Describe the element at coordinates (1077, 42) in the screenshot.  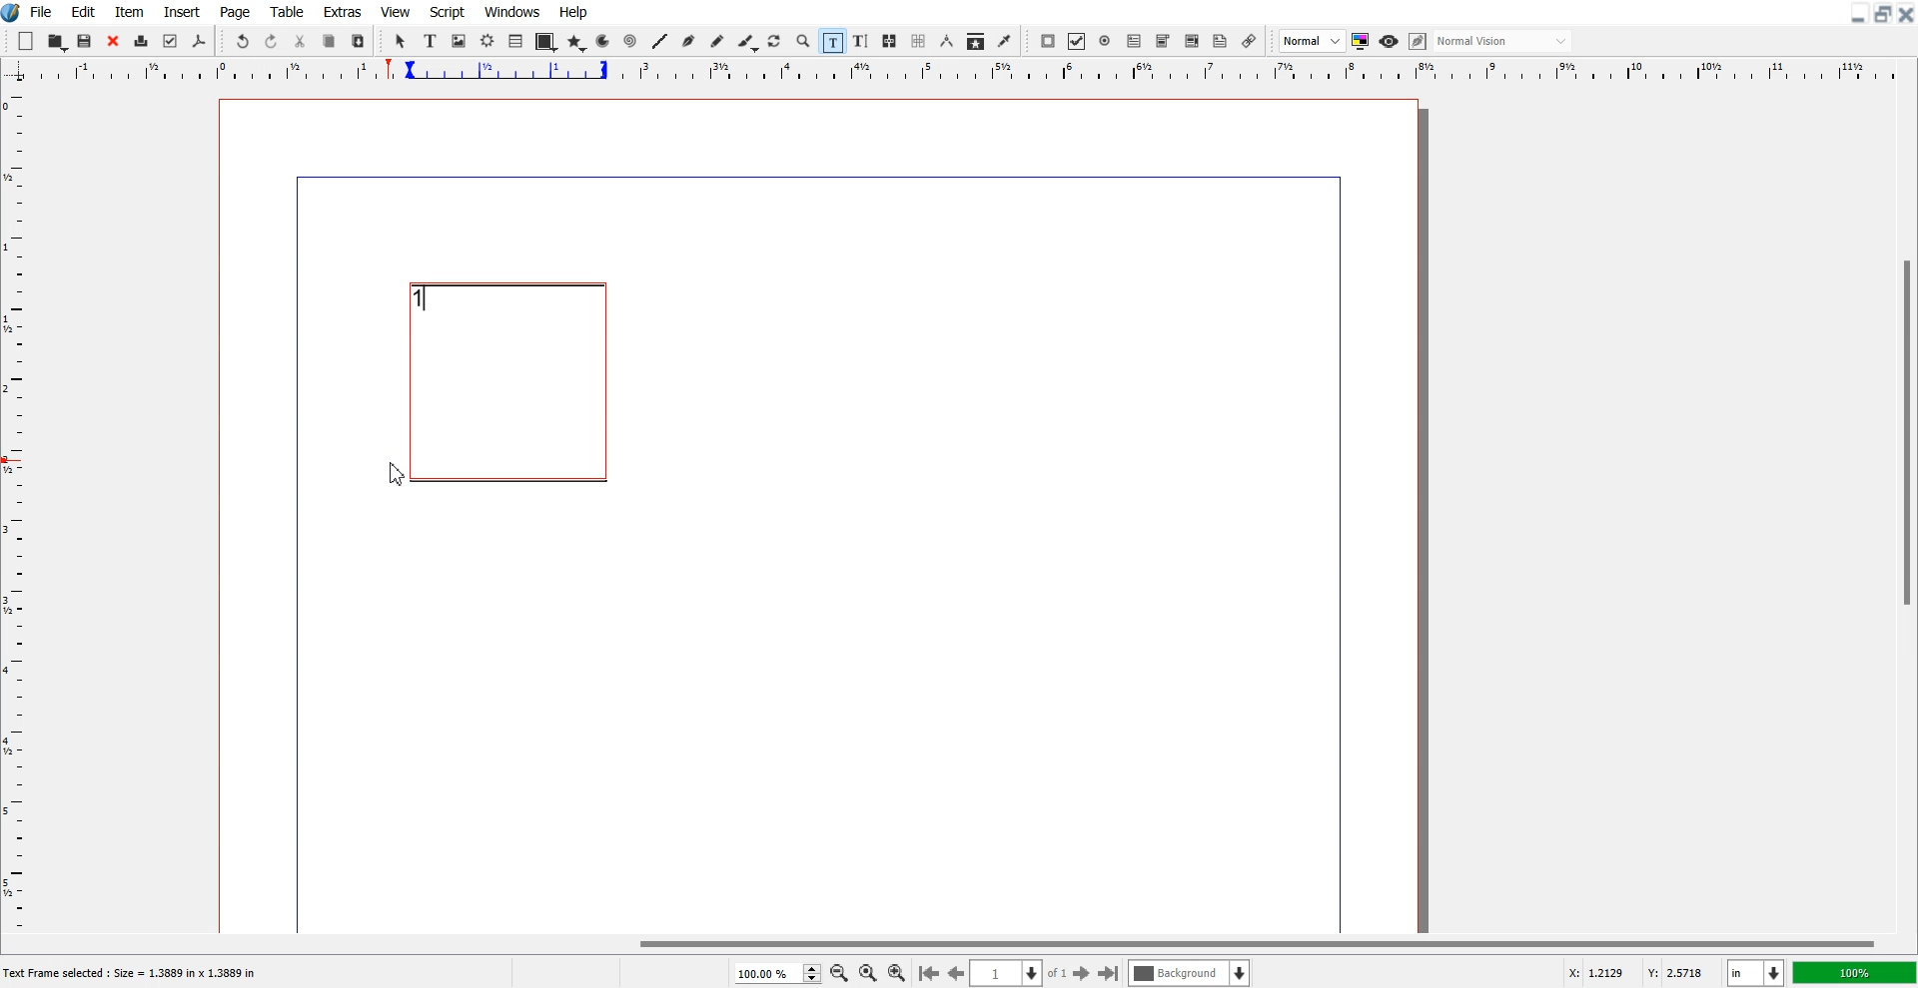
I see `PDF Check Box` at that location.